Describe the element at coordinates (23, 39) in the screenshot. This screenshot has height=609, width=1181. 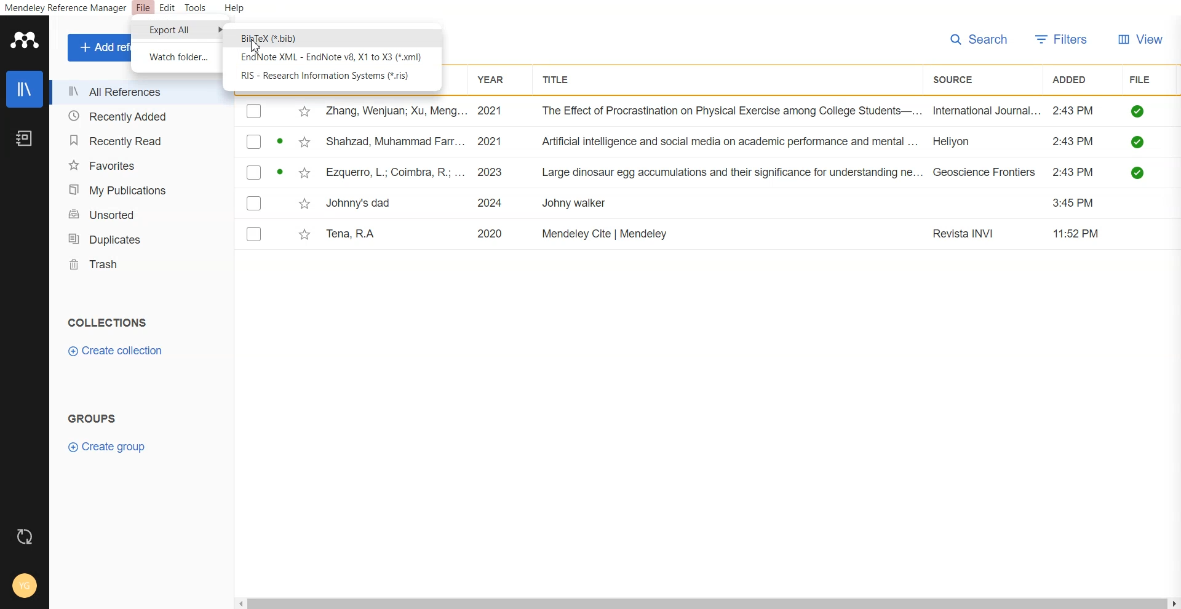
I see `Logo` at that location.